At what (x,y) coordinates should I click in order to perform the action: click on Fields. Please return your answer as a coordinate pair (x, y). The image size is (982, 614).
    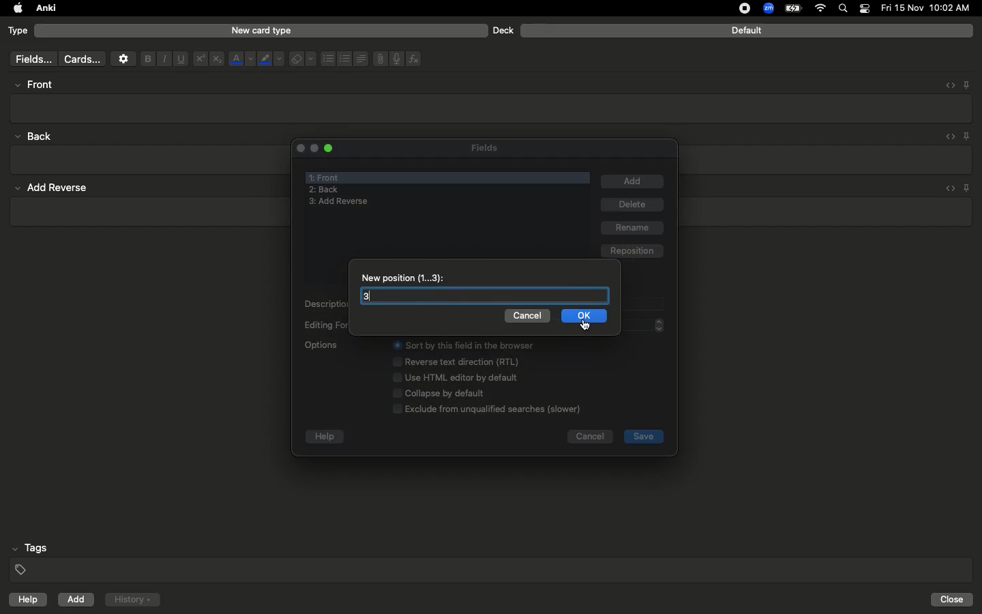
    Looking at the image, I should click on (493, 147).